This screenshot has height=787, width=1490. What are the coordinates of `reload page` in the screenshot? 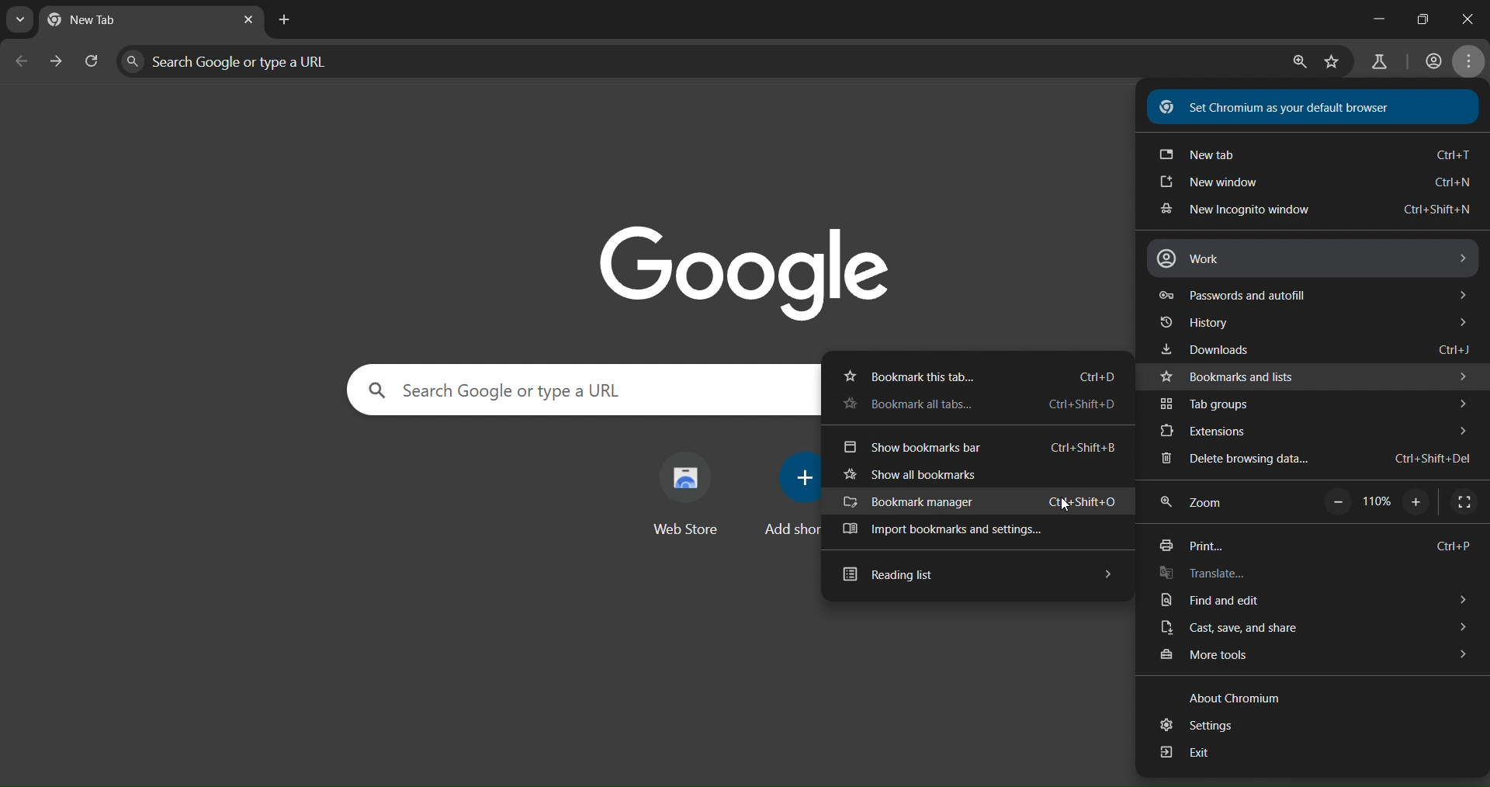 It's located at (94, 64).